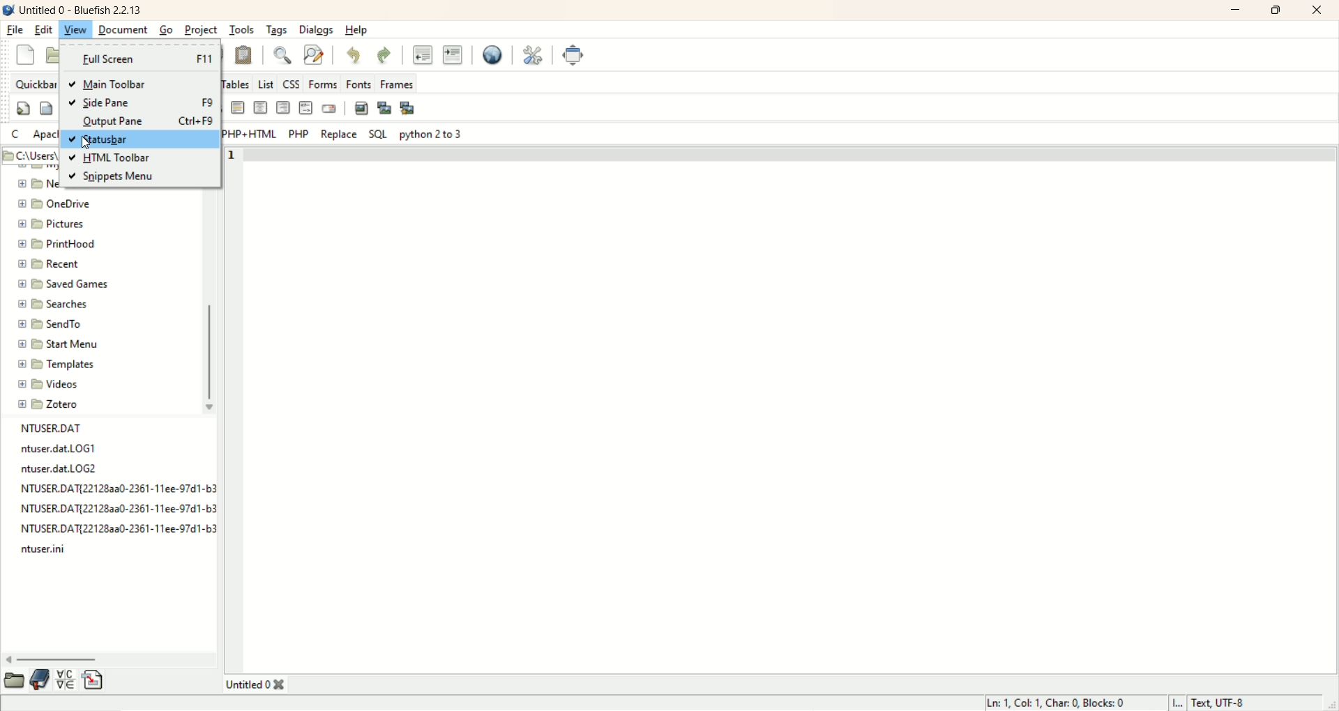 The image size is (1339, 711). Describe the element at coordinates (412, 108) in the screenshot. I see `multi-thumbnail` at that location.